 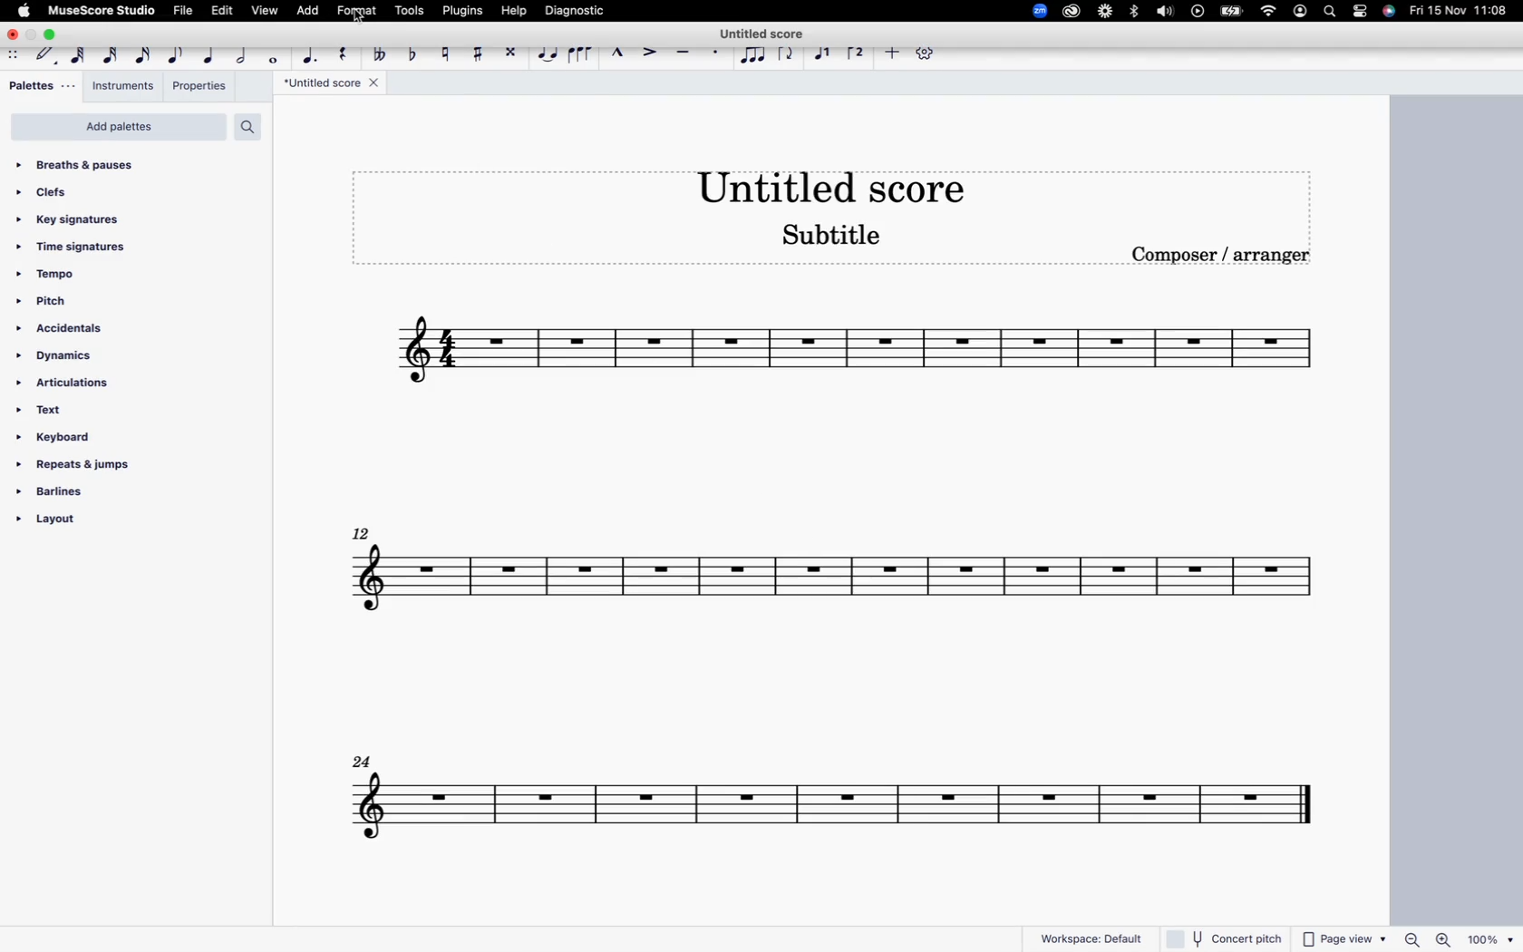 What do you see at coordinates (46, 58) in the screenshot?
I see `default` at bounding box center [46, 58].